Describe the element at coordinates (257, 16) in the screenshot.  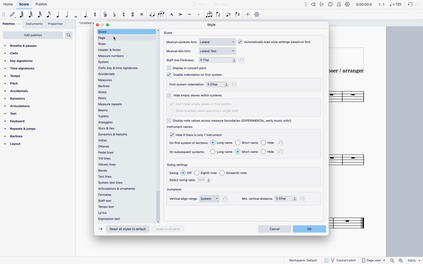
I see `settings` at that location.